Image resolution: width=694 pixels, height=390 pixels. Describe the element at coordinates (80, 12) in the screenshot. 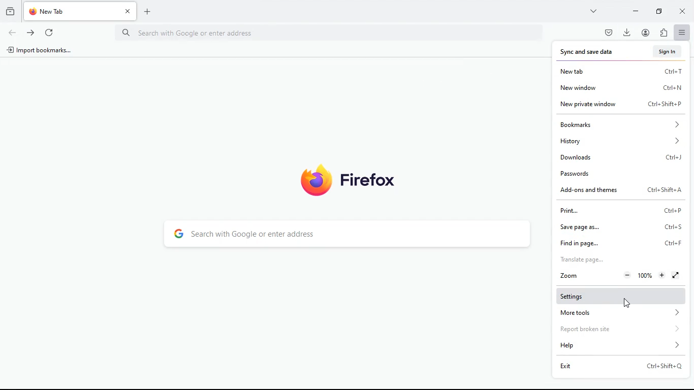

I see `tab` at that location.